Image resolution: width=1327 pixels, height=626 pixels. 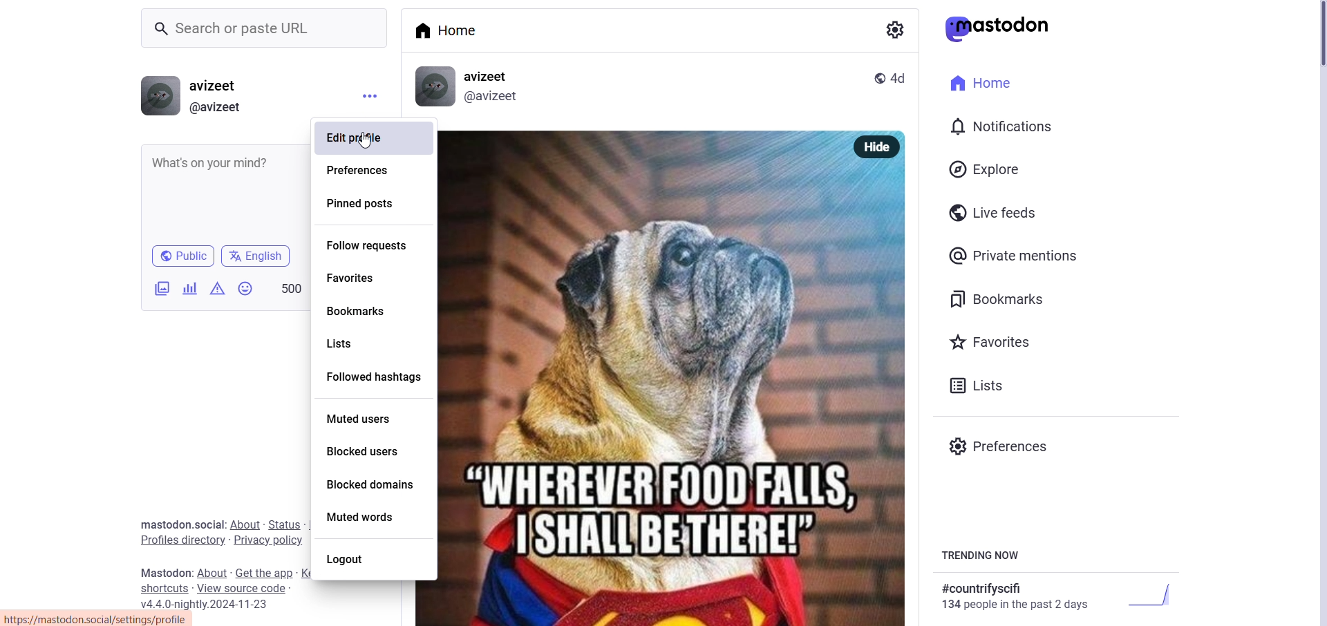 I want to click on about, so click(x=212, y=572).